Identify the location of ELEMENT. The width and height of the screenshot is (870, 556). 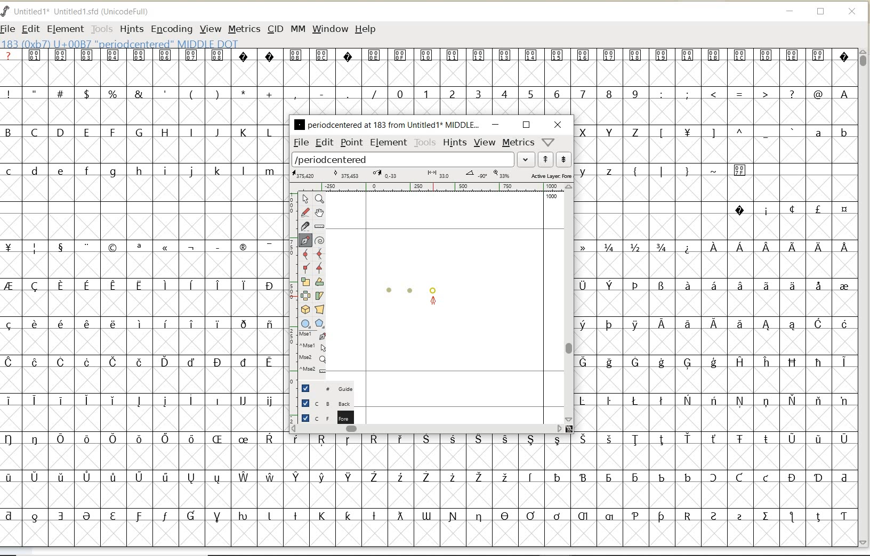
(65, 29).